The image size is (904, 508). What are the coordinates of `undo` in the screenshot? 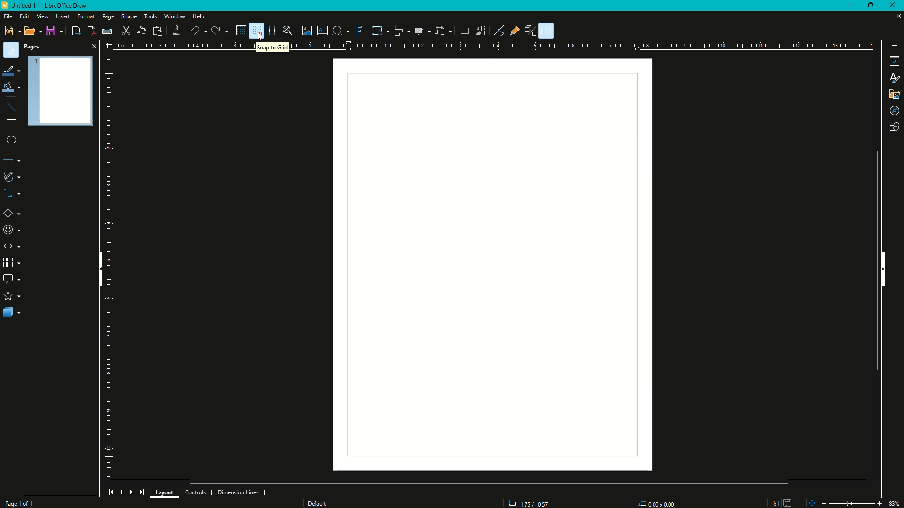 It's located at (196, 30).